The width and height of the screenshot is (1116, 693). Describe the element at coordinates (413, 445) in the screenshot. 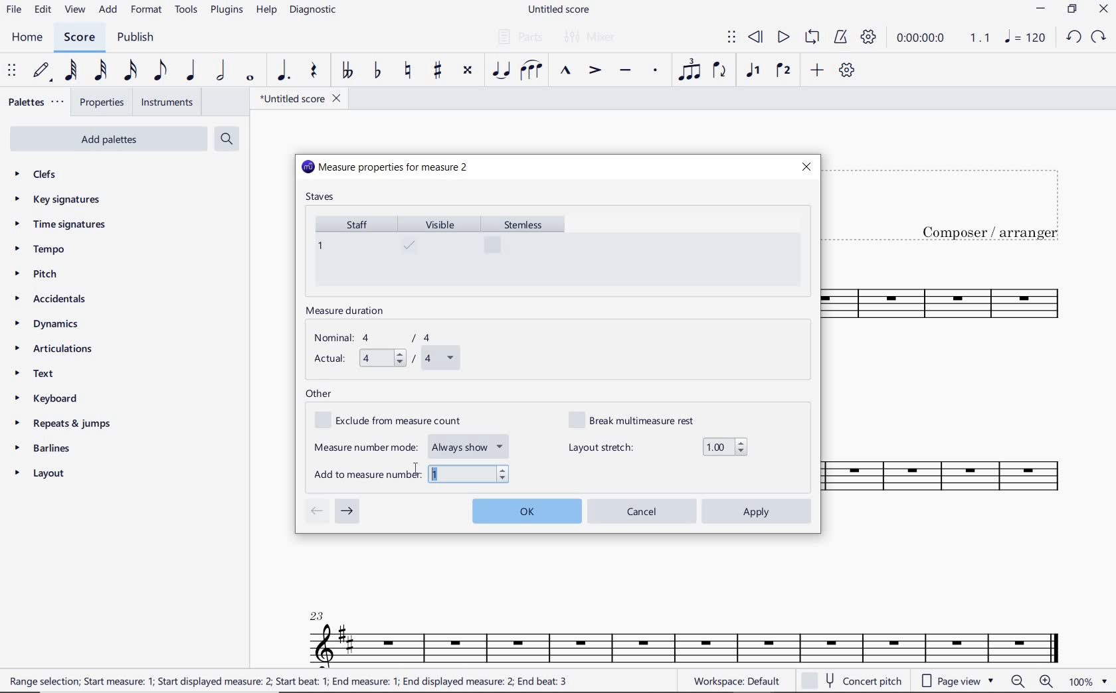

I see `measure number mode` at that location.